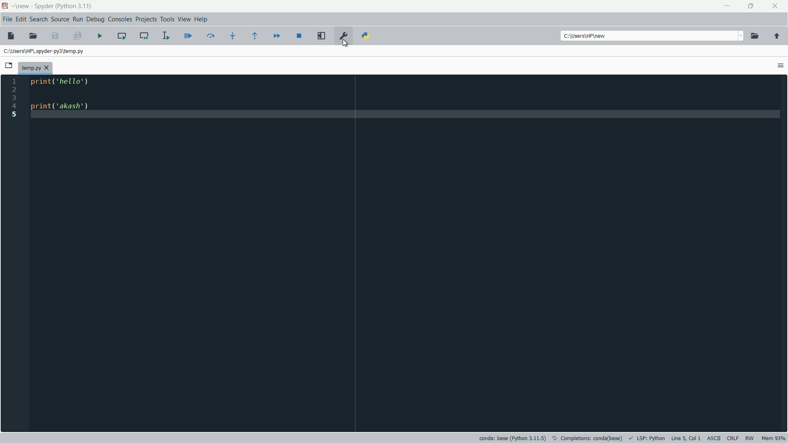  I want to click on open file, so click(33, 36).